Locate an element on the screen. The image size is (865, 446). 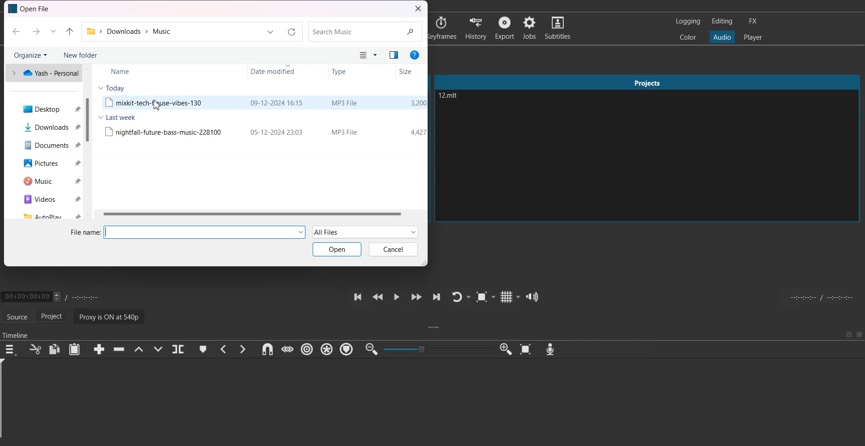
Zoom timeline to fit is located at coordinates (527, 349).